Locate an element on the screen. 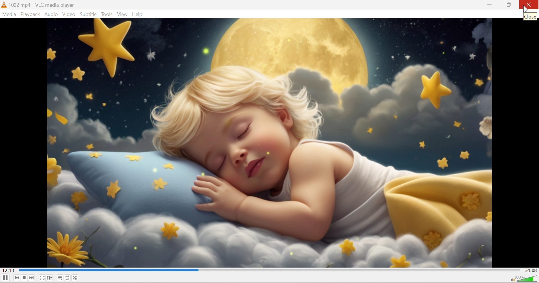 This screenshot has width=539, height=283. vlc media player logo is located at coordinates (4, 5).